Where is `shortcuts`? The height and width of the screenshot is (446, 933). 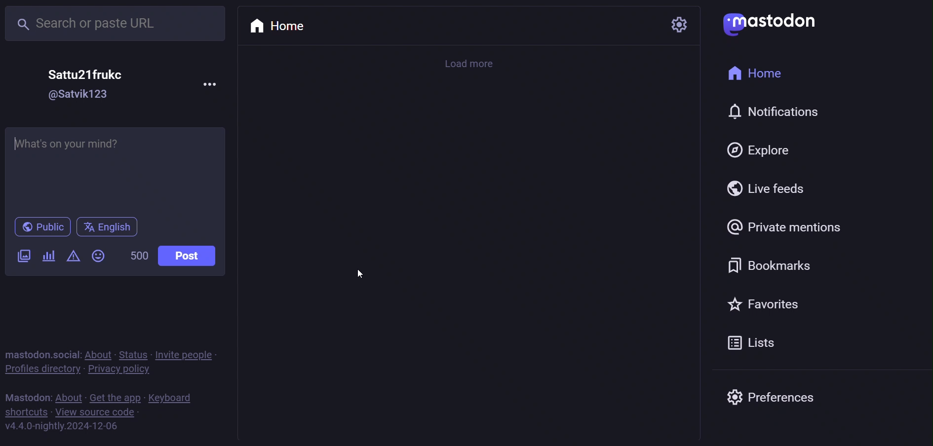
shortcuts is located at coordinates (24, 412).